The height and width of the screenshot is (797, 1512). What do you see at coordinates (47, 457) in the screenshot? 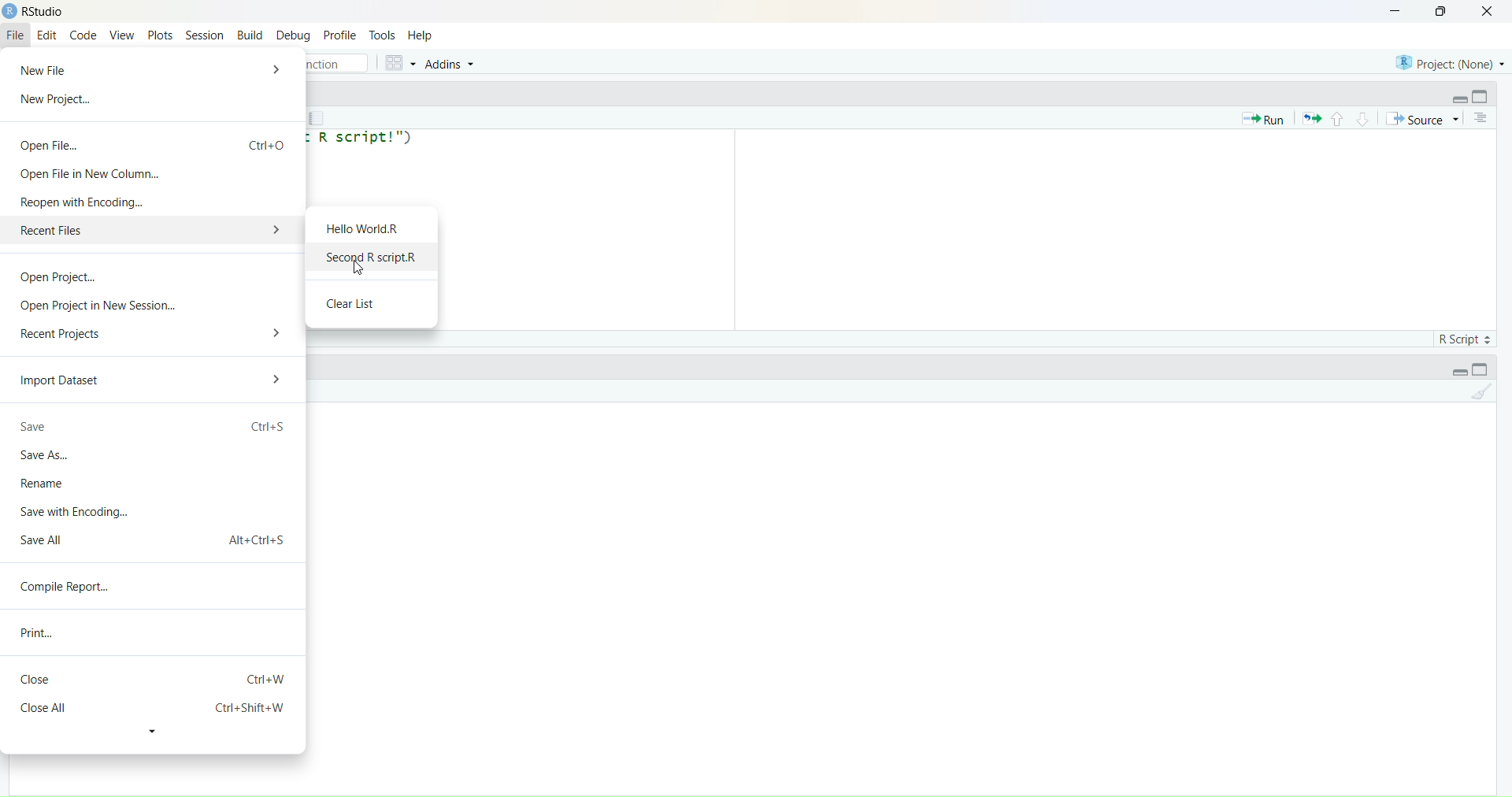
I see `Save As...` at bounding box center [47, 457].